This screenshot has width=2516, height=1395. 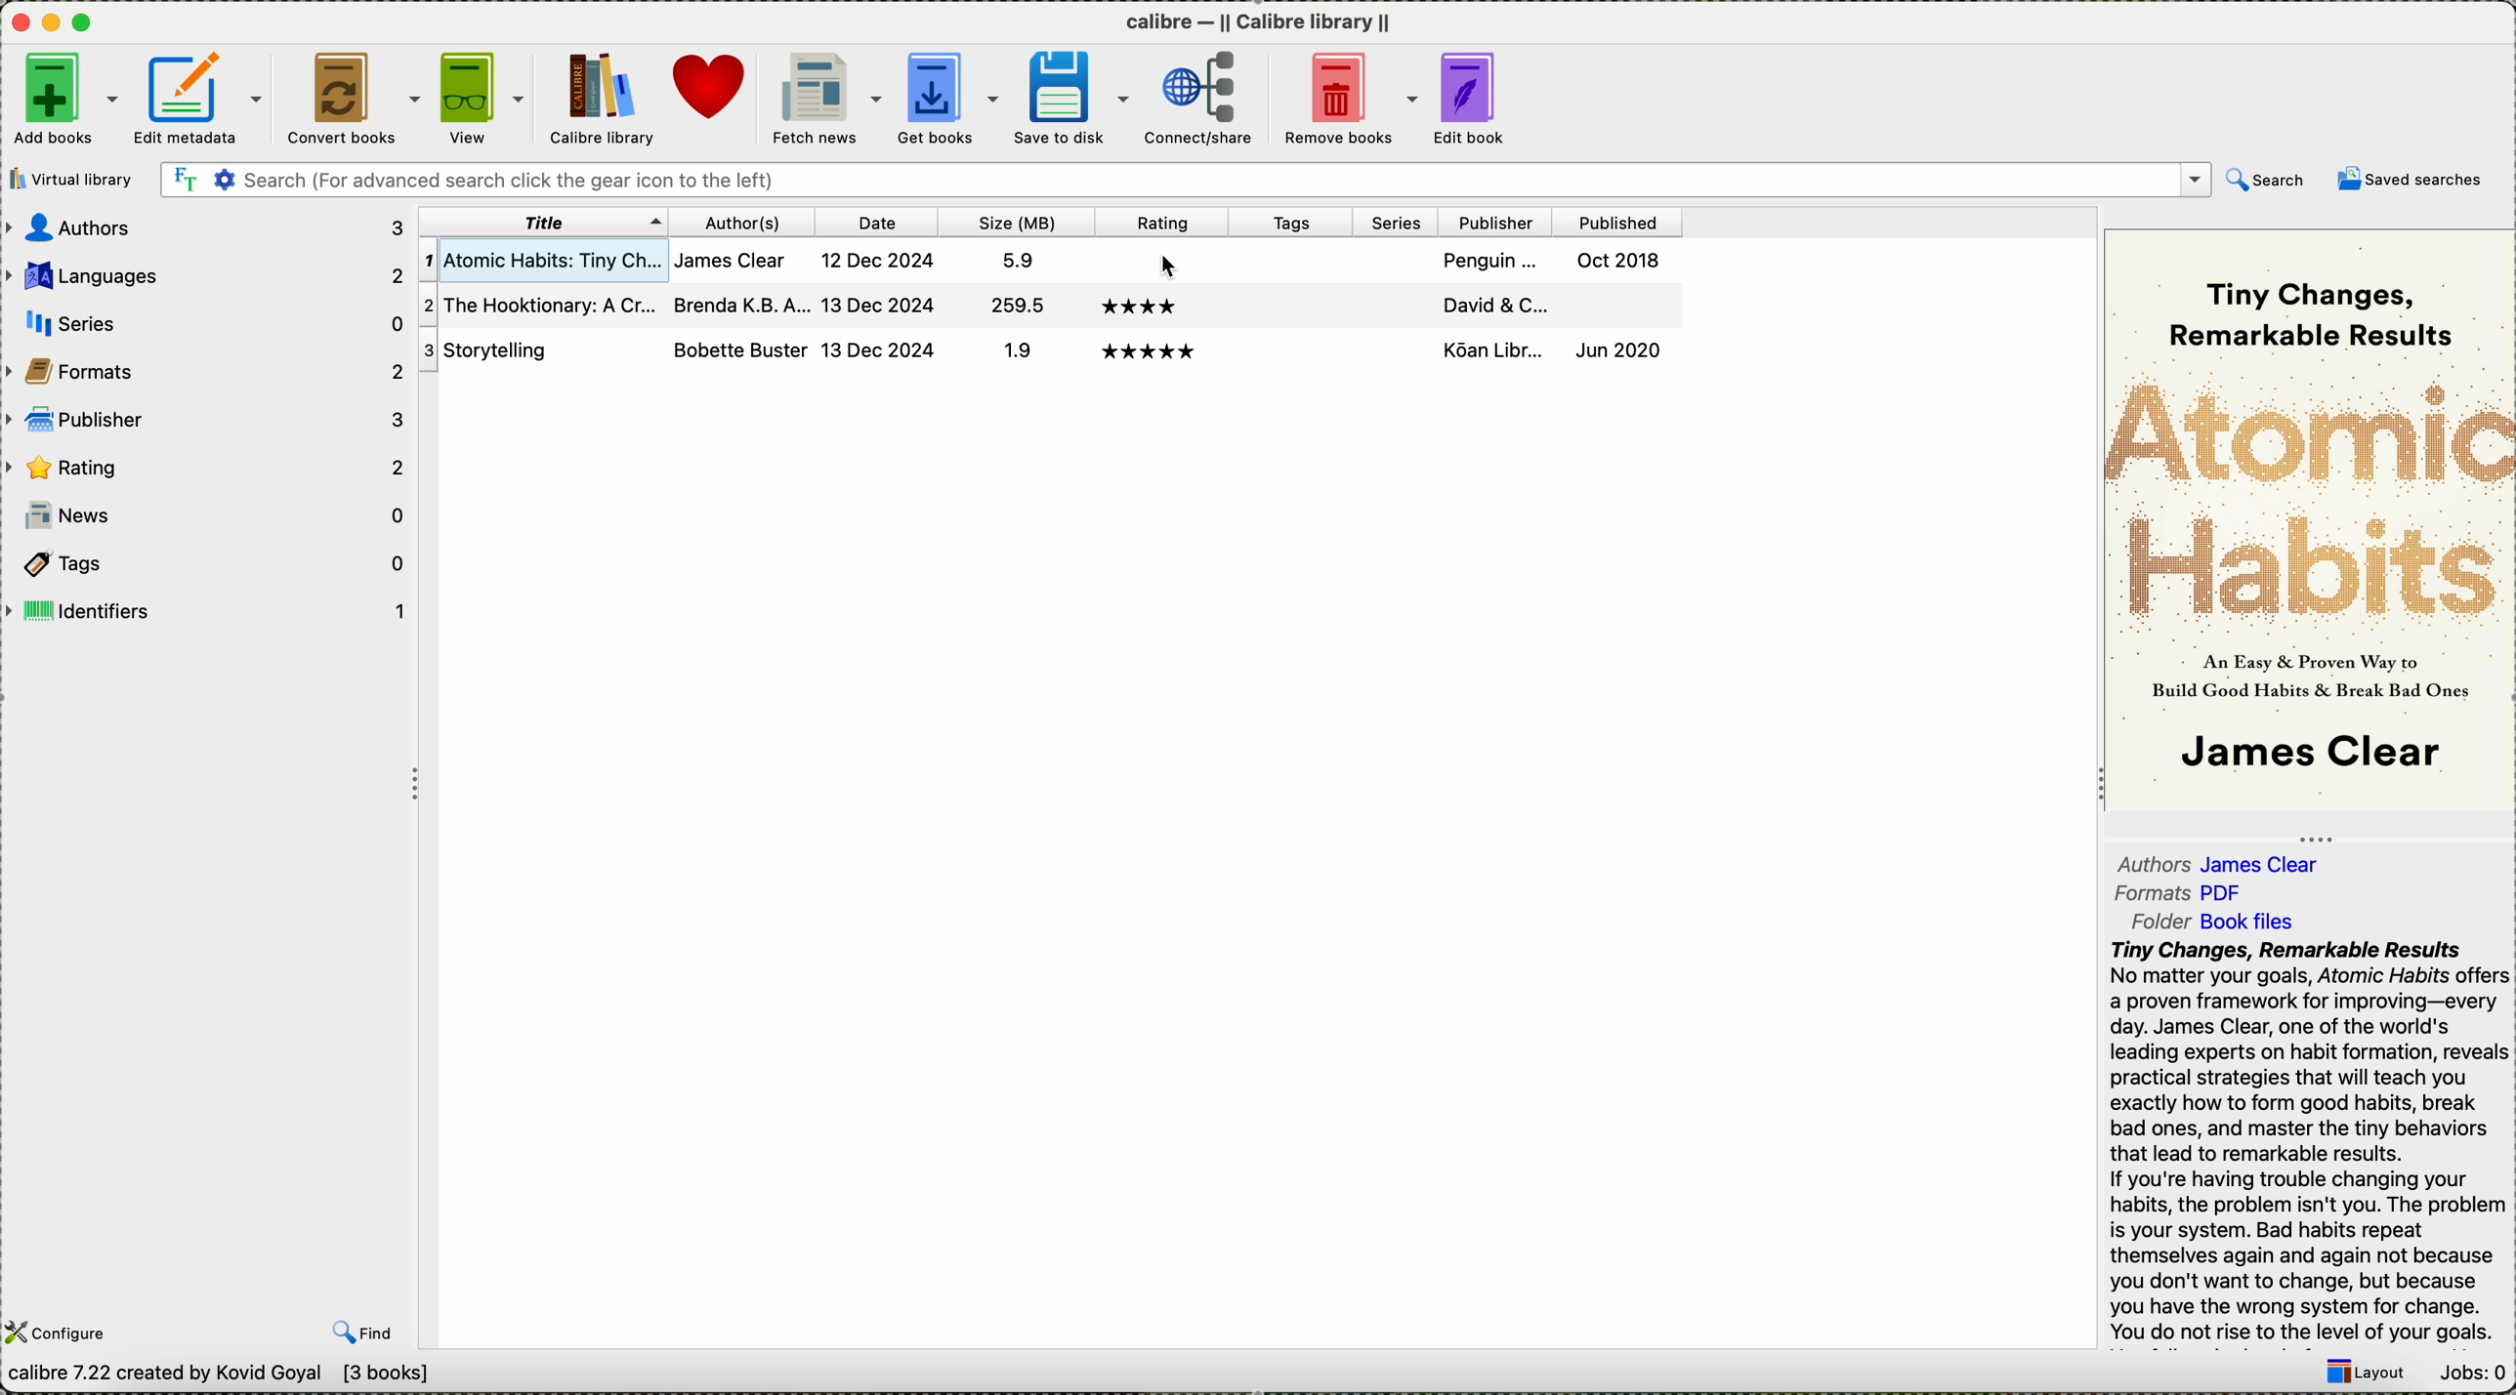 What do you see at coordinates (2154, 862) in the screenshot?
I see `Authors` at bounding box center [2154, 862].